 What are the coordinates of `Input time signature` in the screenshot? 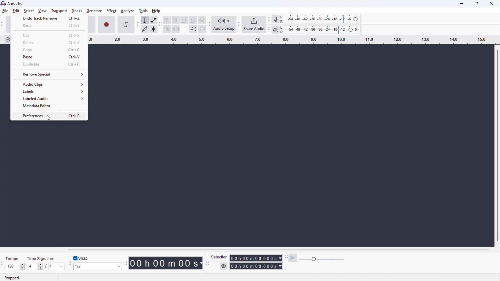 It's located at (32, 267).